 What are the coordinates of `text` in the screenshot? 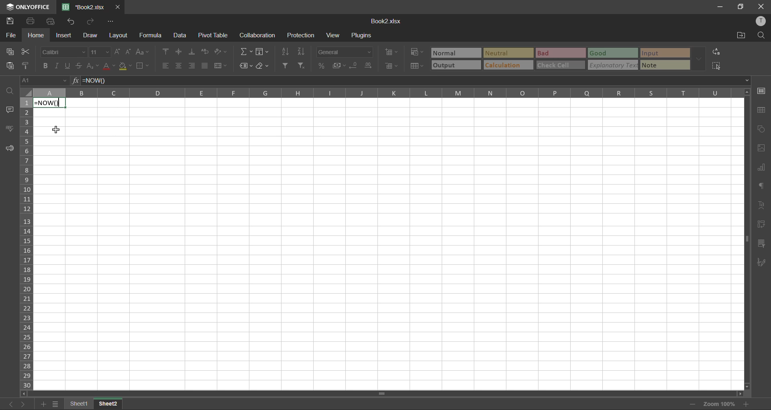 It's located at (761, 205).